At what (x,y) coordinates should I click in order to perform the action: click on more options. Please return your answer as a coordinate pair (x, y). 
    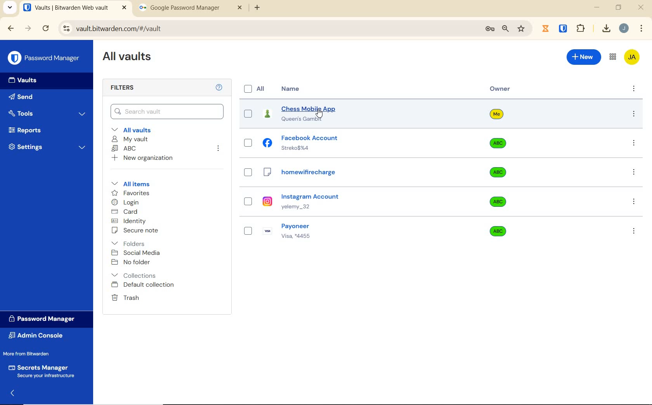
    Looking at the image, I should click on (634, 230).